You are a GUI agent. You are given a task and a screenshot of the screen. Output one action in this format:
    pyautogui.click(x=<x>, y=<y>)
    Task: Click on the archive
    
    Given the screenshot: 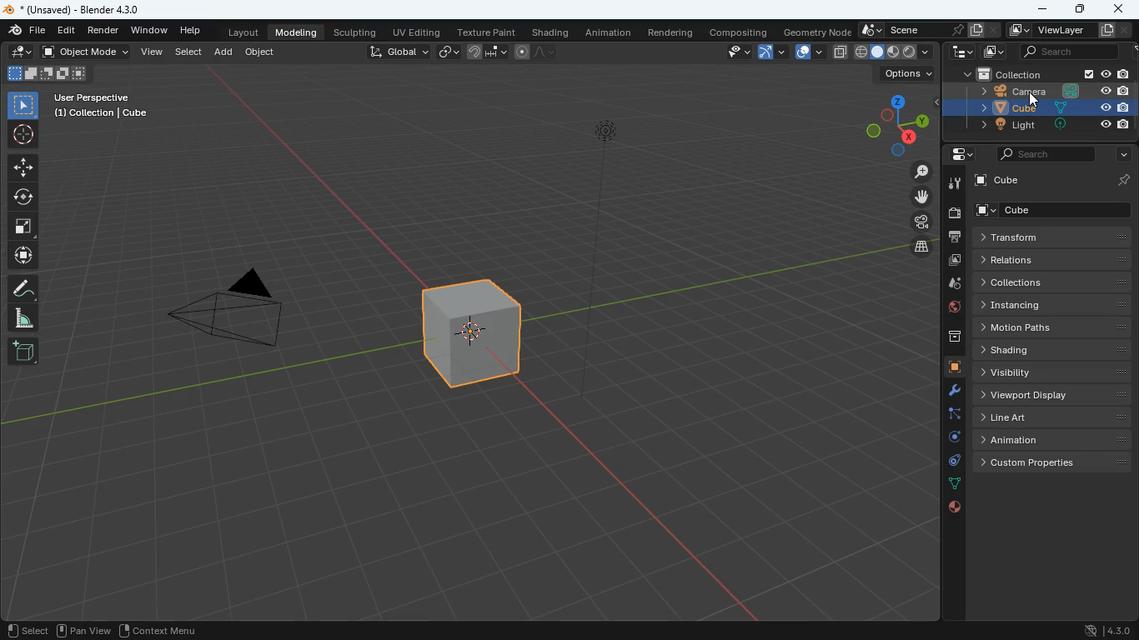 What is the action you would take?
    pyautogui.click(x=945, y=337)
    